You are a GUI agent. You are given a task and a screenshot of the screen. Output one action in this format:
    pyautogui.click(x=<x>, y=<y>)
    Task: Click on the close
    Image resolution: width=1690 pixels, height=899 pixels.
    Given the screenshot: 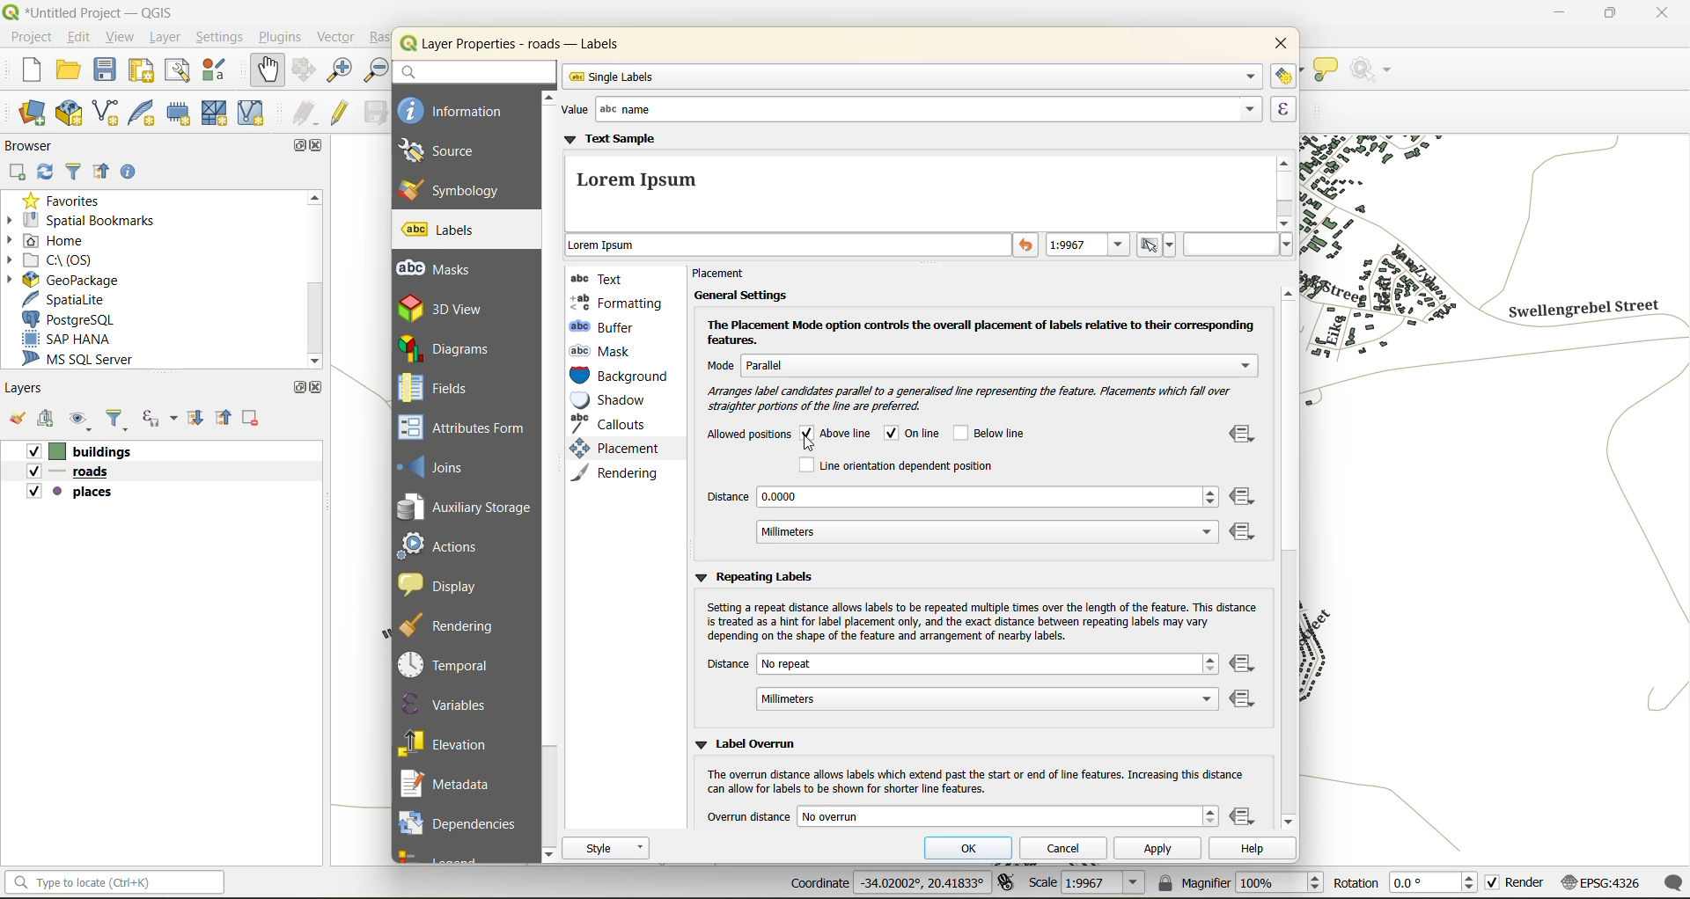 What is the action you would take?
    pyautogui.click(x=1275, y=45)
    